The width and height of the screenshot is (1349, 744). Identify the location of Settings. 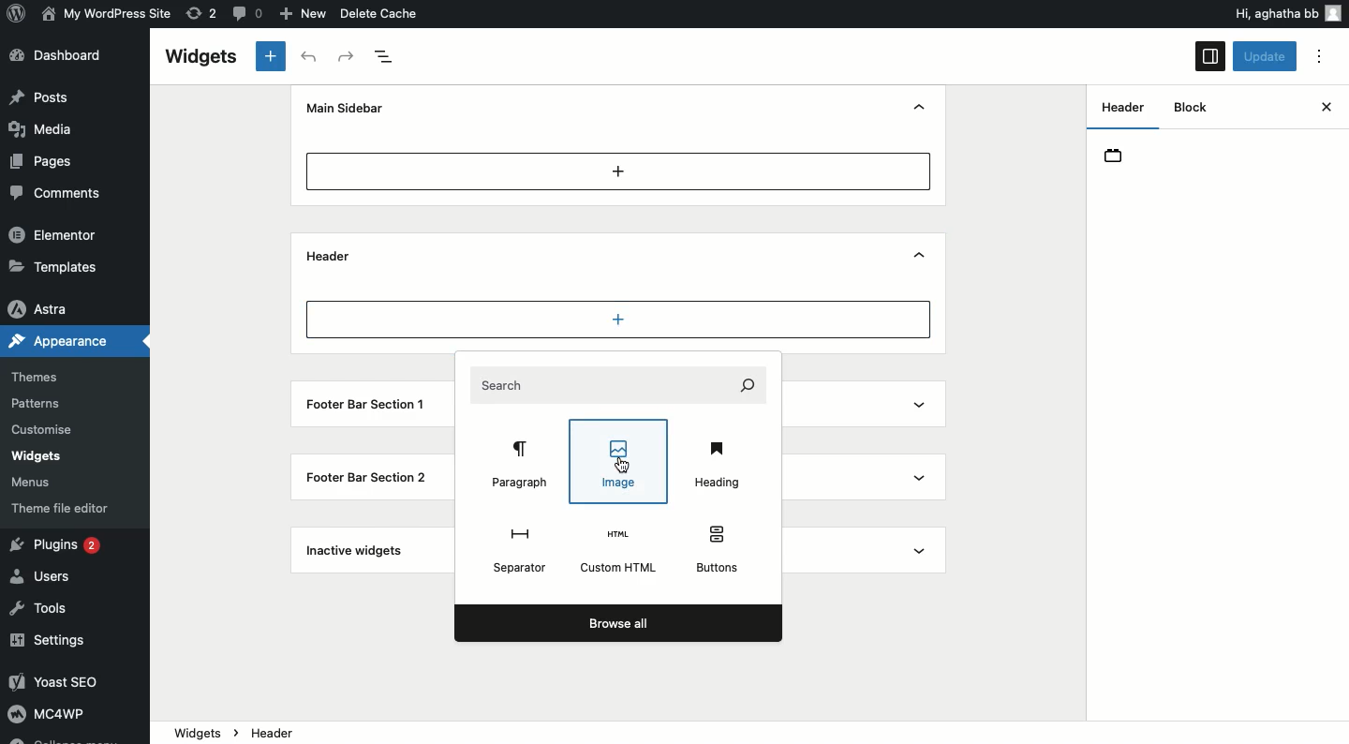
(50, 642).